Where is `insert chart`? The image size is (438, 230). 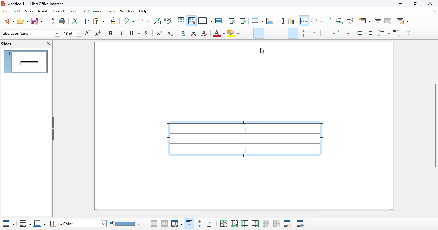 insert chart is located at coordinates (291, 21).